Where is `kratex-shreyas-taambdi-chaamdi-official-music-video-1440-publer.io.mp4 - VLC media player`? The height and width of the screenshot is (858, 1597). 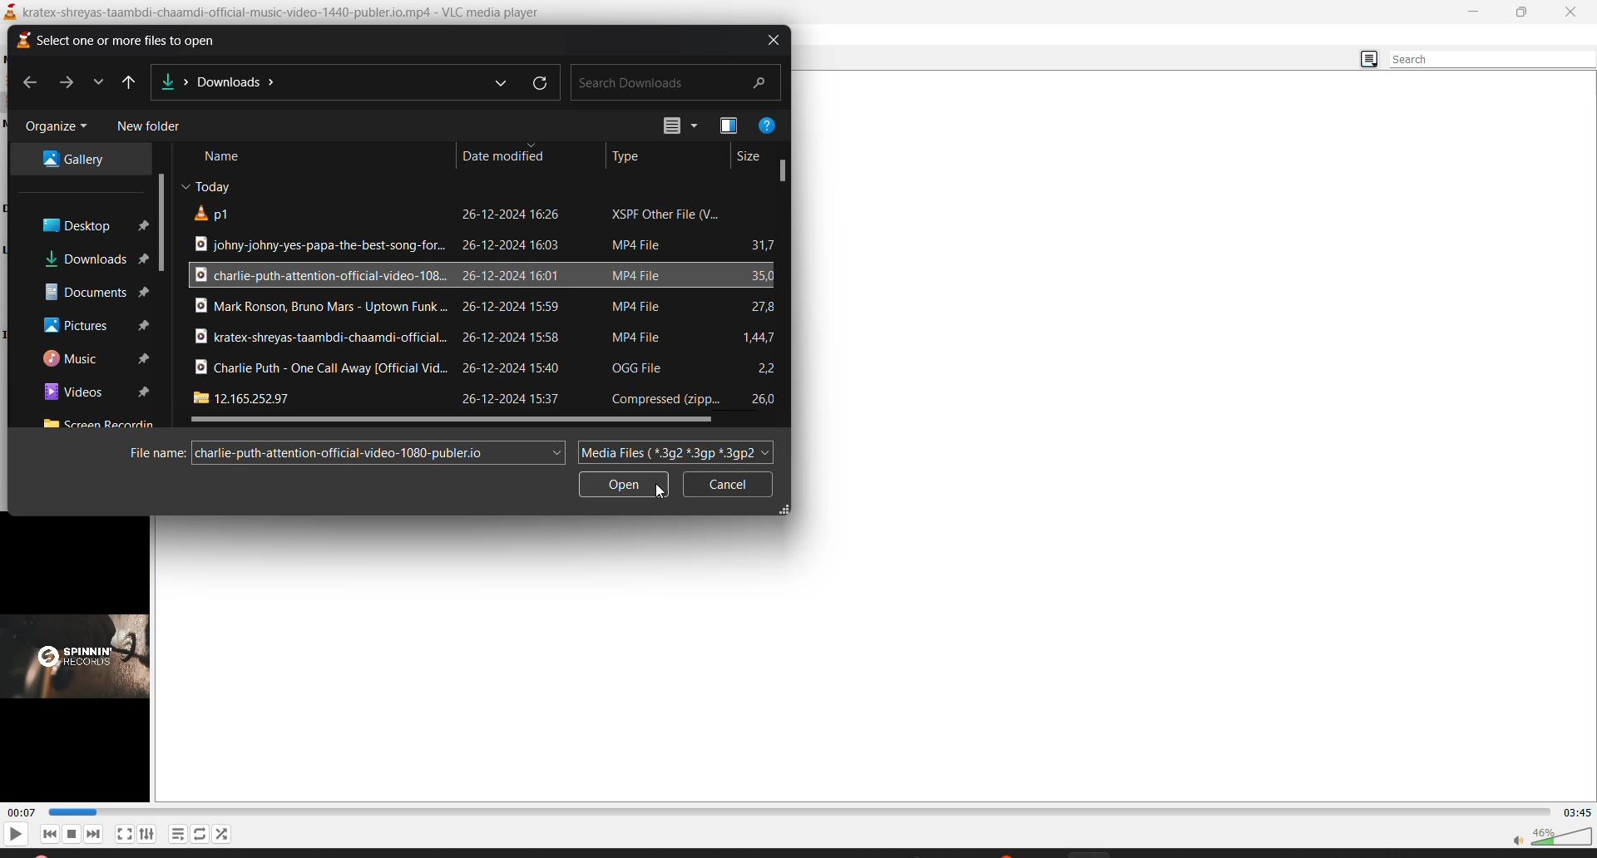 kratex-shreyas-taambdi-chaamdi-official-music-video-1440-publer.io.mp4 - VLC media player is located at coordinates (304, 10).